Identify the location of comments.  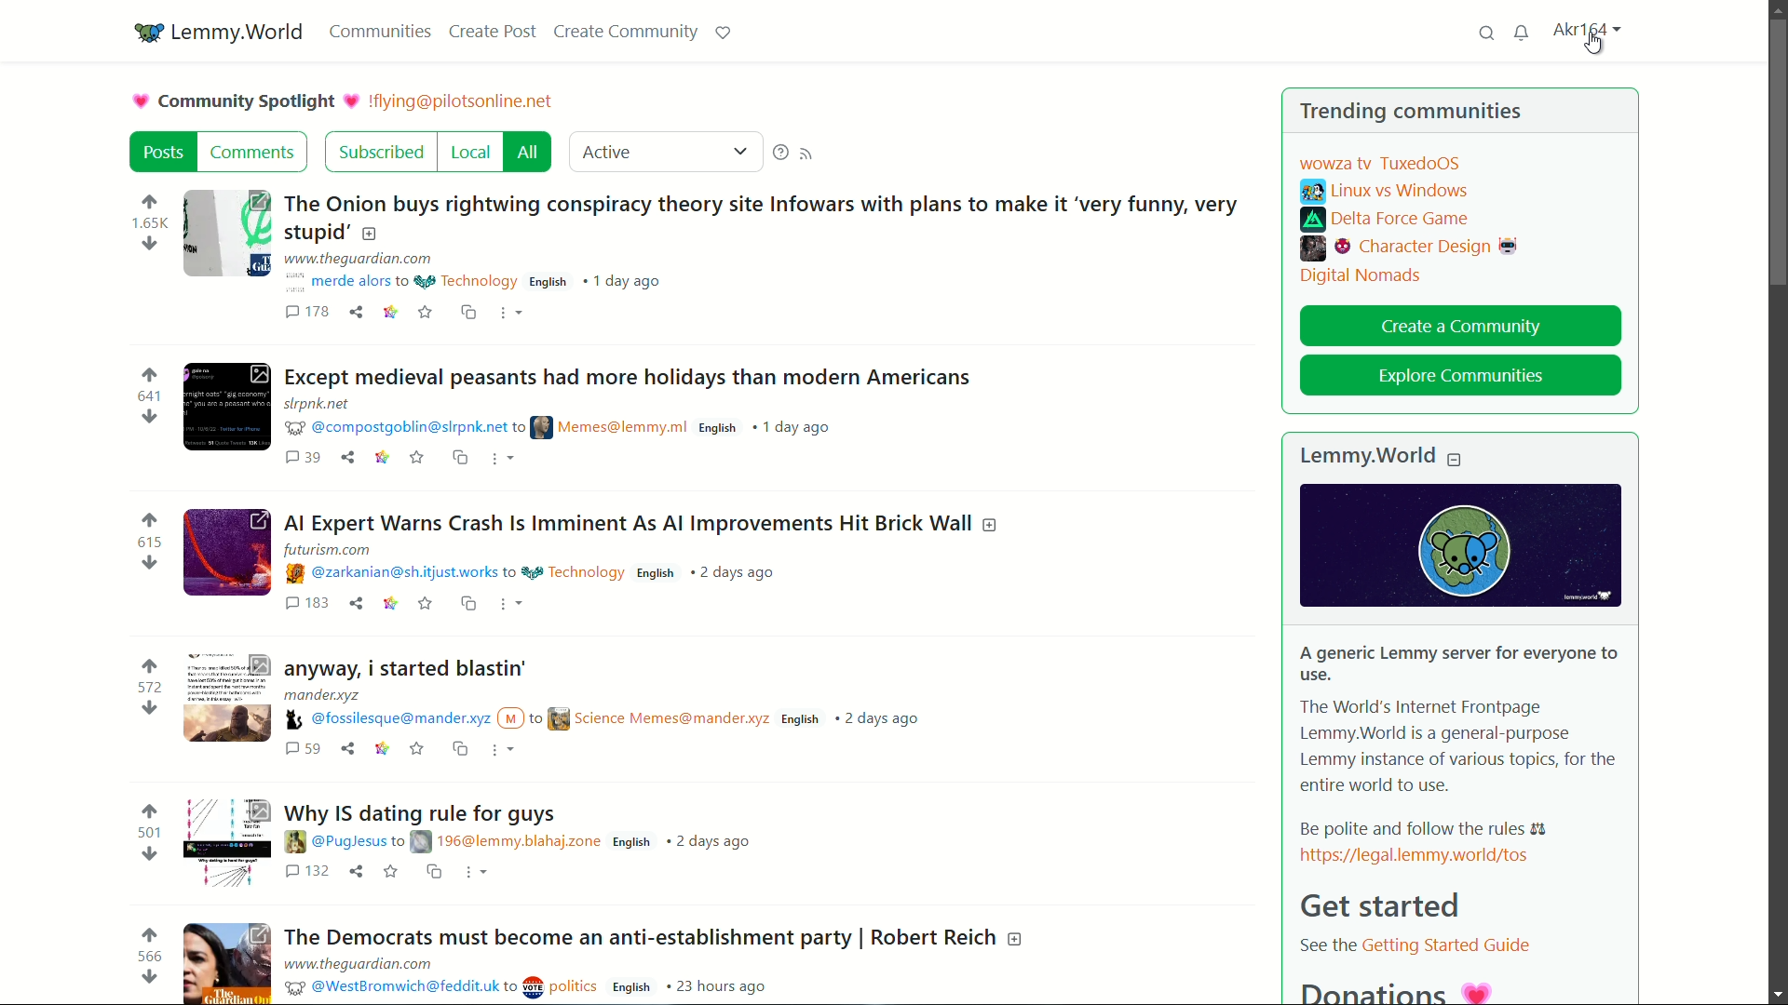
(303, 456).